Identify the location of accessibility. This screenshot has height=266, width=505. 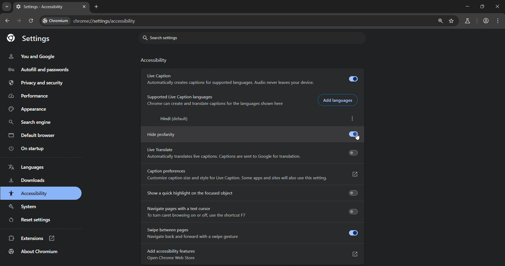
(155, 59).